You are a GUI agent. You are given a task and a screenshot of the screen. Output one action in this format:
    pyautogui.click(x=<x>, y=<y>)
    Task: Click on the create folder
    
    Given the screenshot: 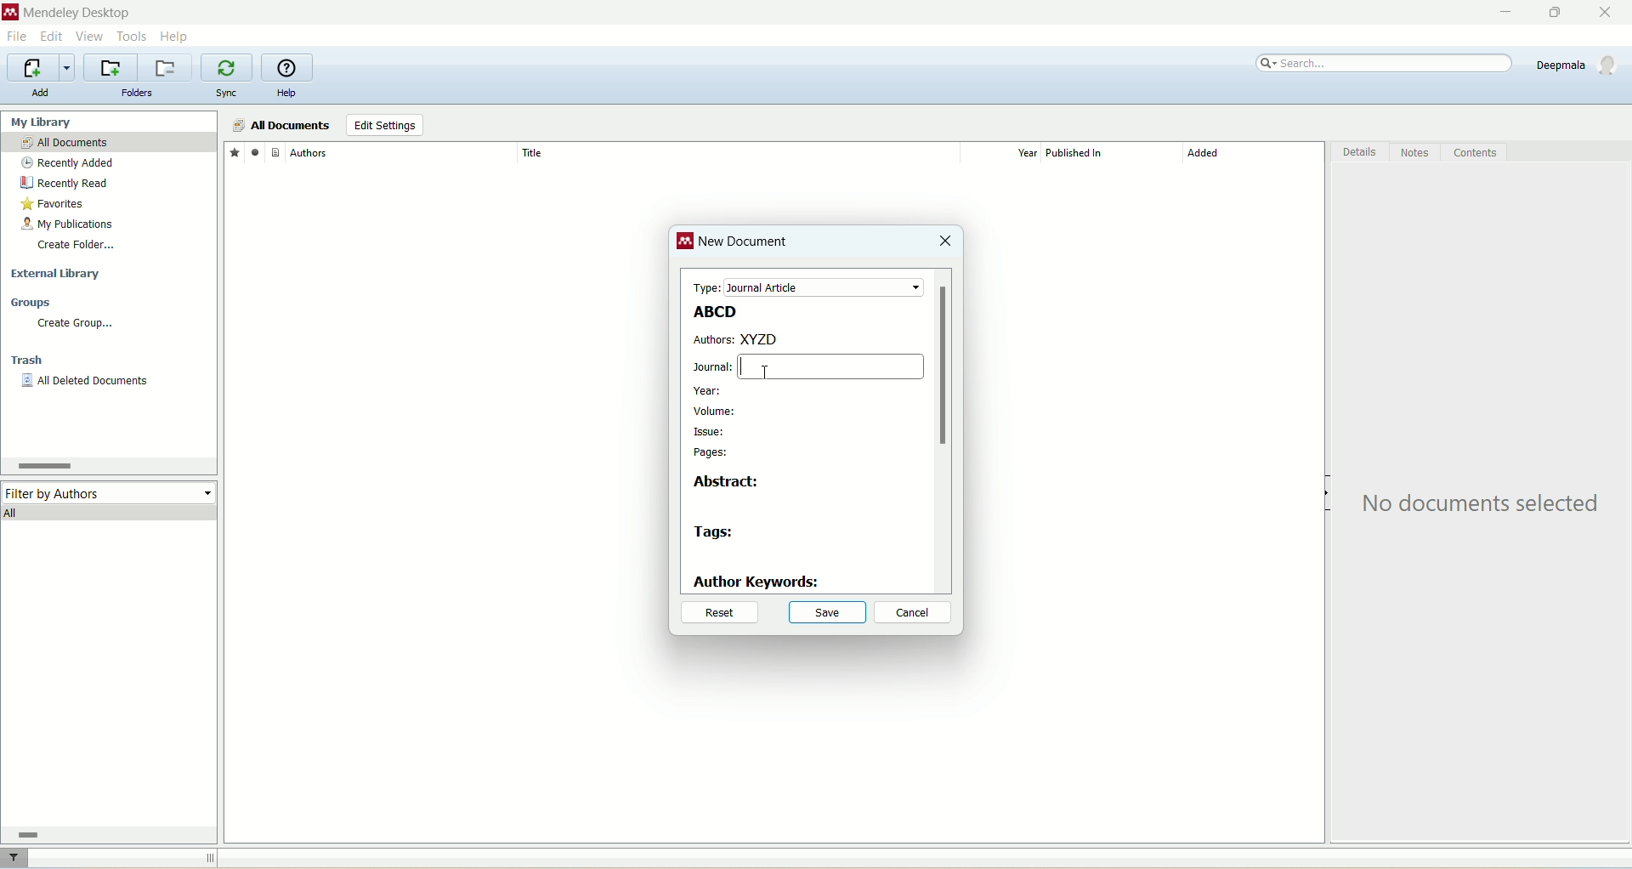 What is the action you would take?
    pyautogui.click(x=76, y=244)
    